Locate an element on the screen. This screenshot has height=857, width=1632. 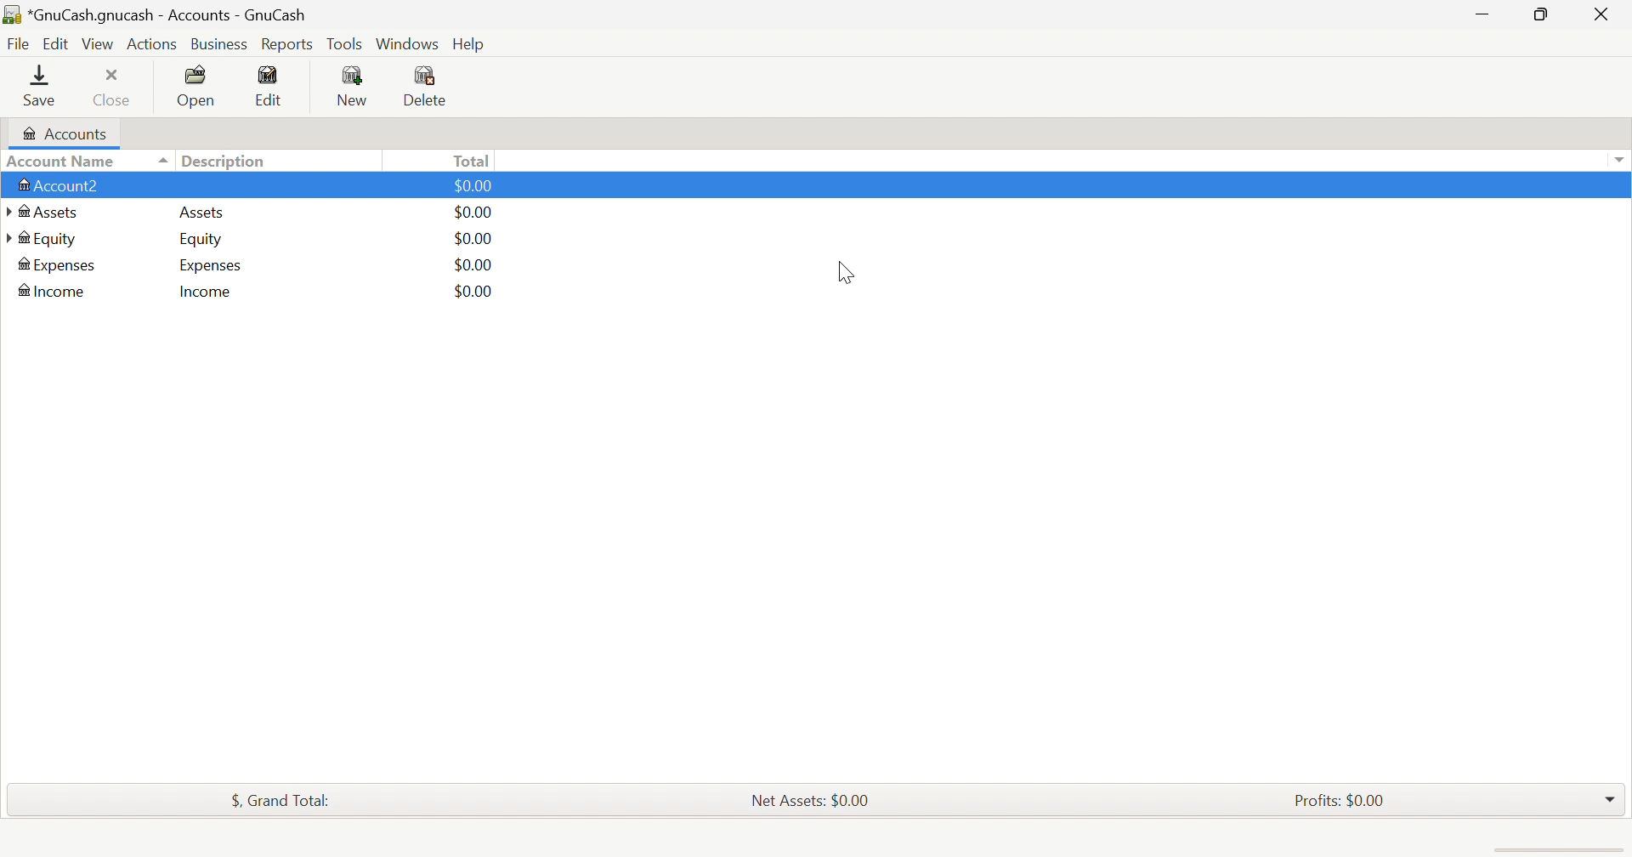
Close is located at coordinates (116, 87).